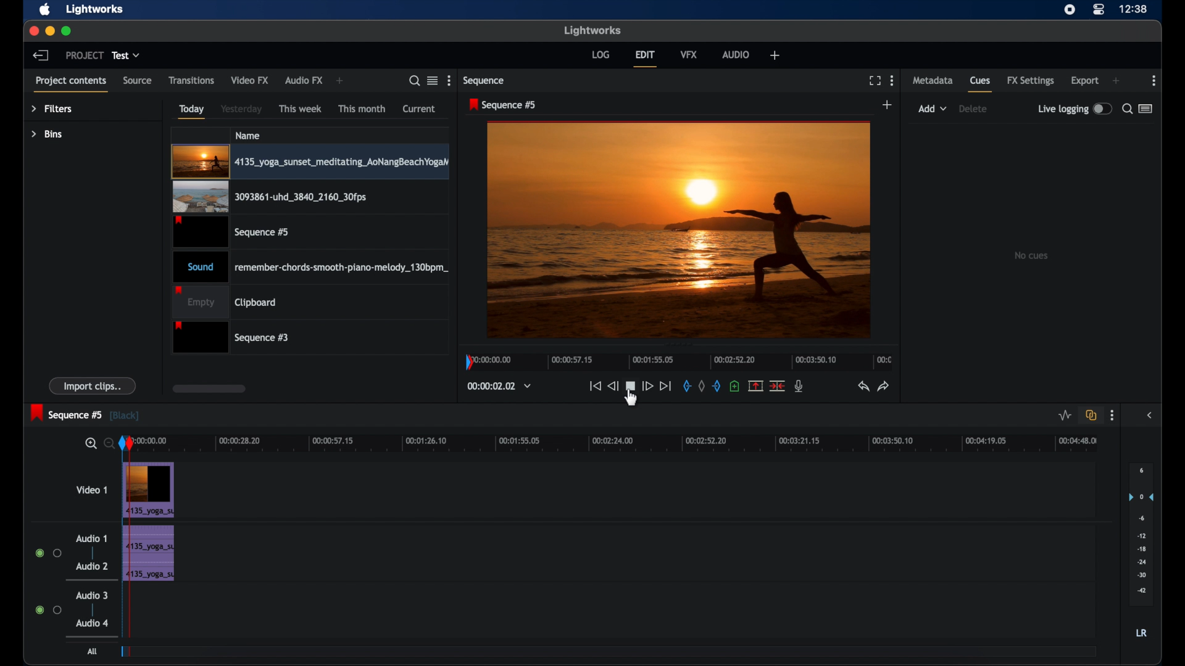  I want to click on add dropdown, so click(933, 109).